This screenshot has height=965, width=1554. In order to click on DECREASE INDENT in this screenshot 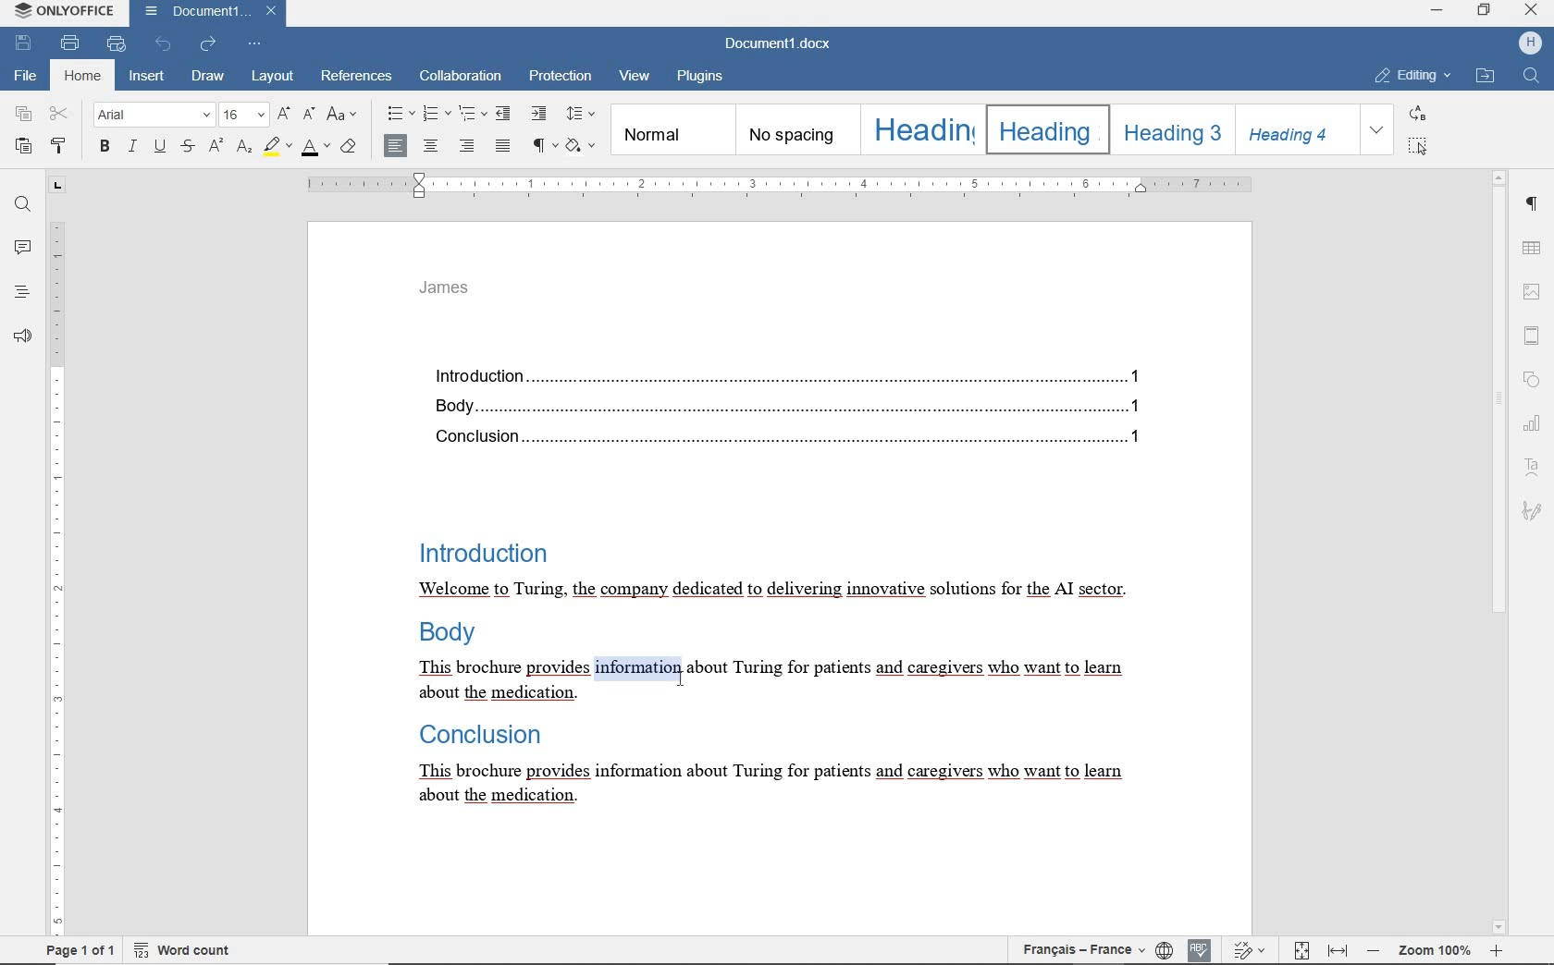, I will do `click(506, 113)`.